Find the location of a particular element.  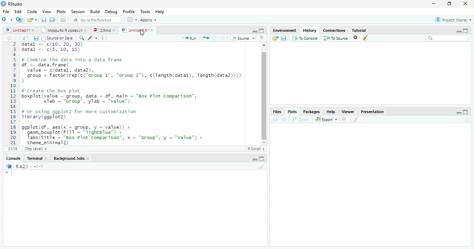

Profile is located at coordinates (129, 11).